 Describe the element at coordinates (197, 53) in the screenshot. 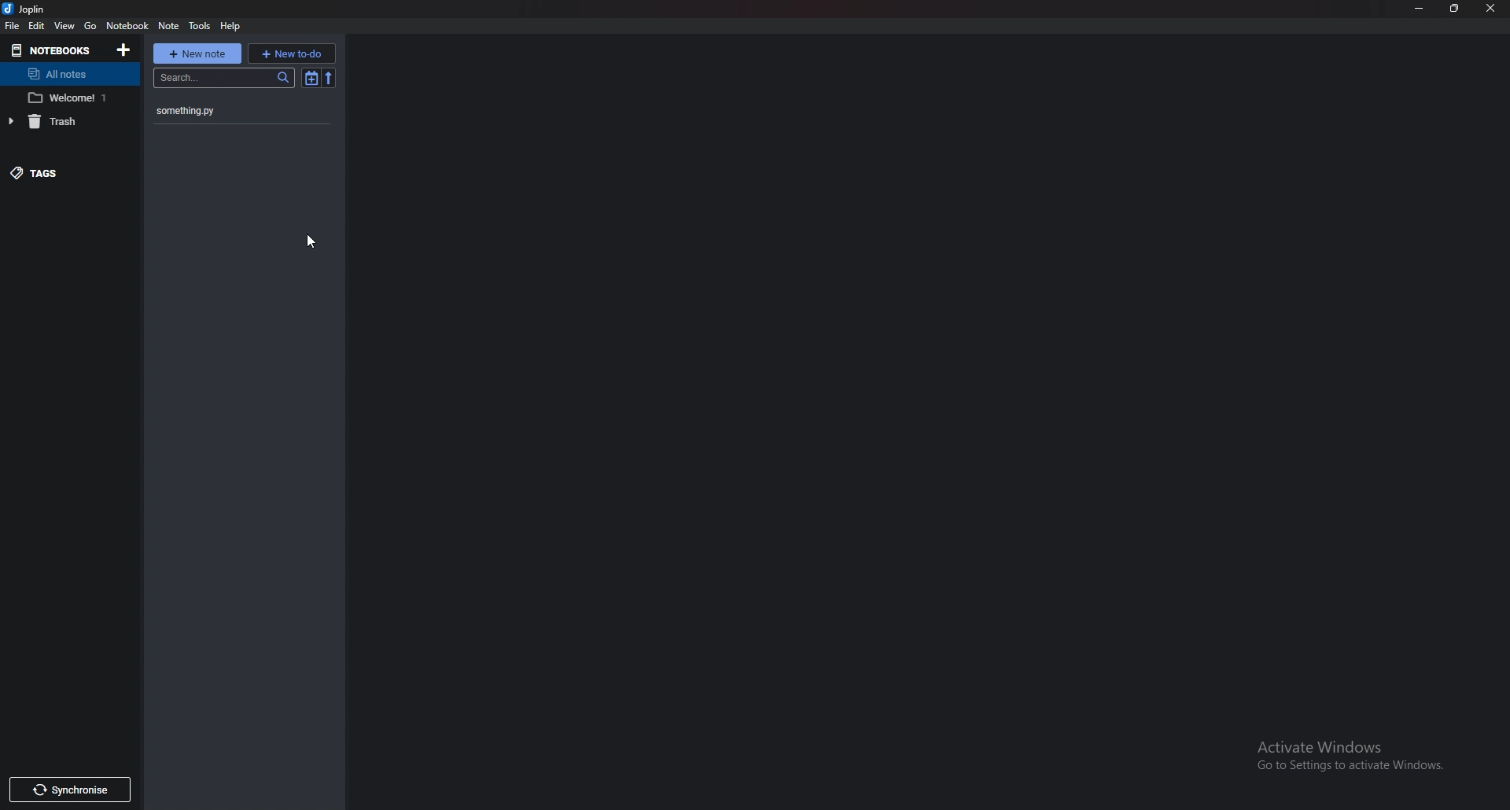

I see `New note` at that location.